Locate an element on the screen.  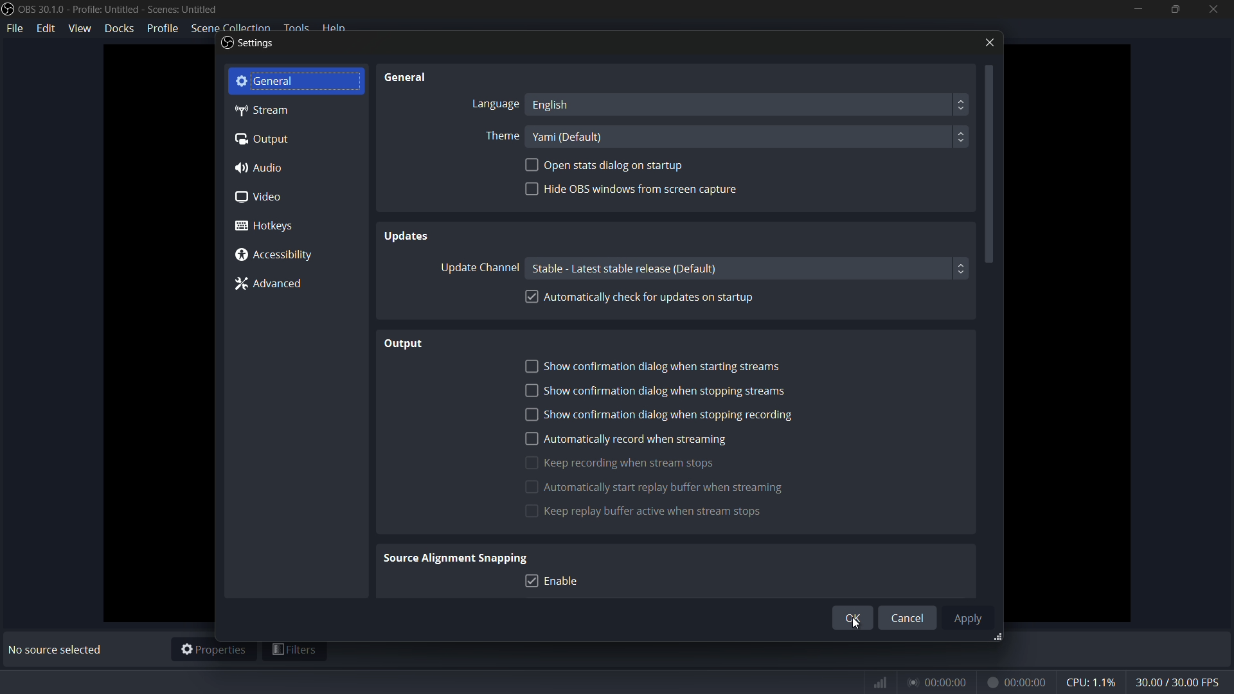
Theme (Yami(Default) is located at coordinates (728, 136).